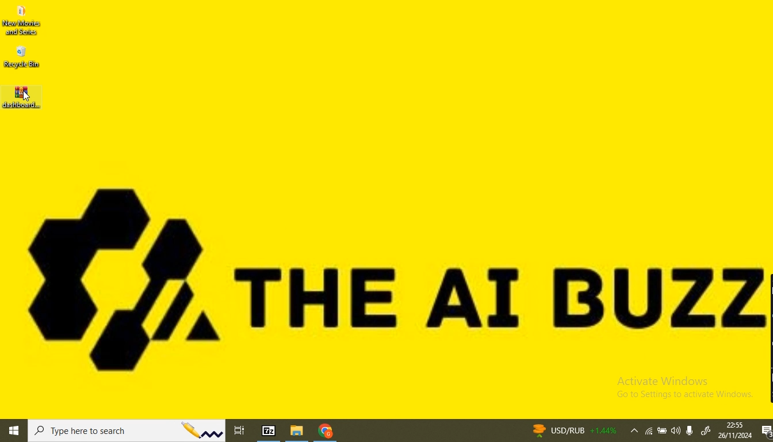  What do you see at coordinates (22, 58) in the screenshot?
I see `recycle bin` at bounding box center [22, 58].